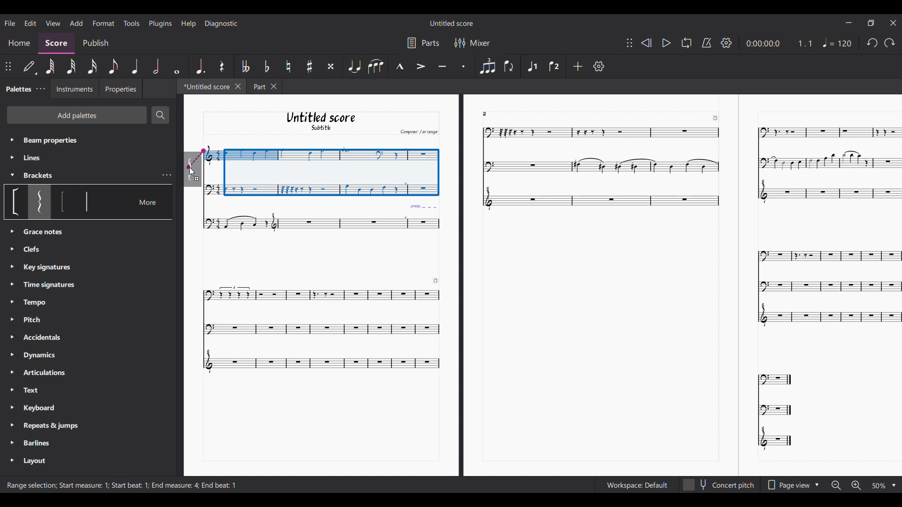 This screenshot has height=507, width=902. What do you see at coordinates (11, 249) in the screenshot?
I see `` at bounding box center [11, 249].